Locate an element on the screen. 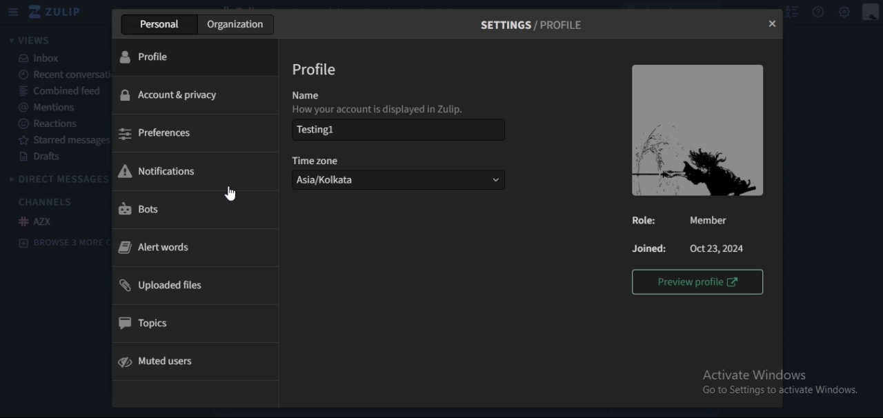 The height and width of the screenshot is (418, 883). bots is located at coordinates (142, 209).